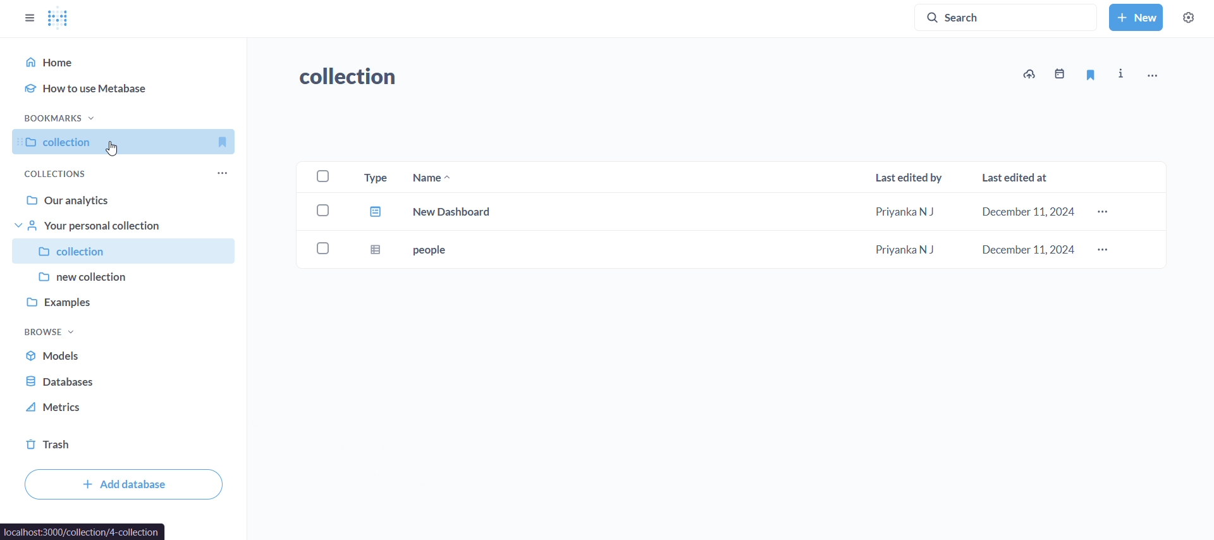 The height and width of the screenshot is (540, 1214). What do you see at coordinates (1061, 72) in the screenshot?
I see `events` at bounding box center [1061, 72].